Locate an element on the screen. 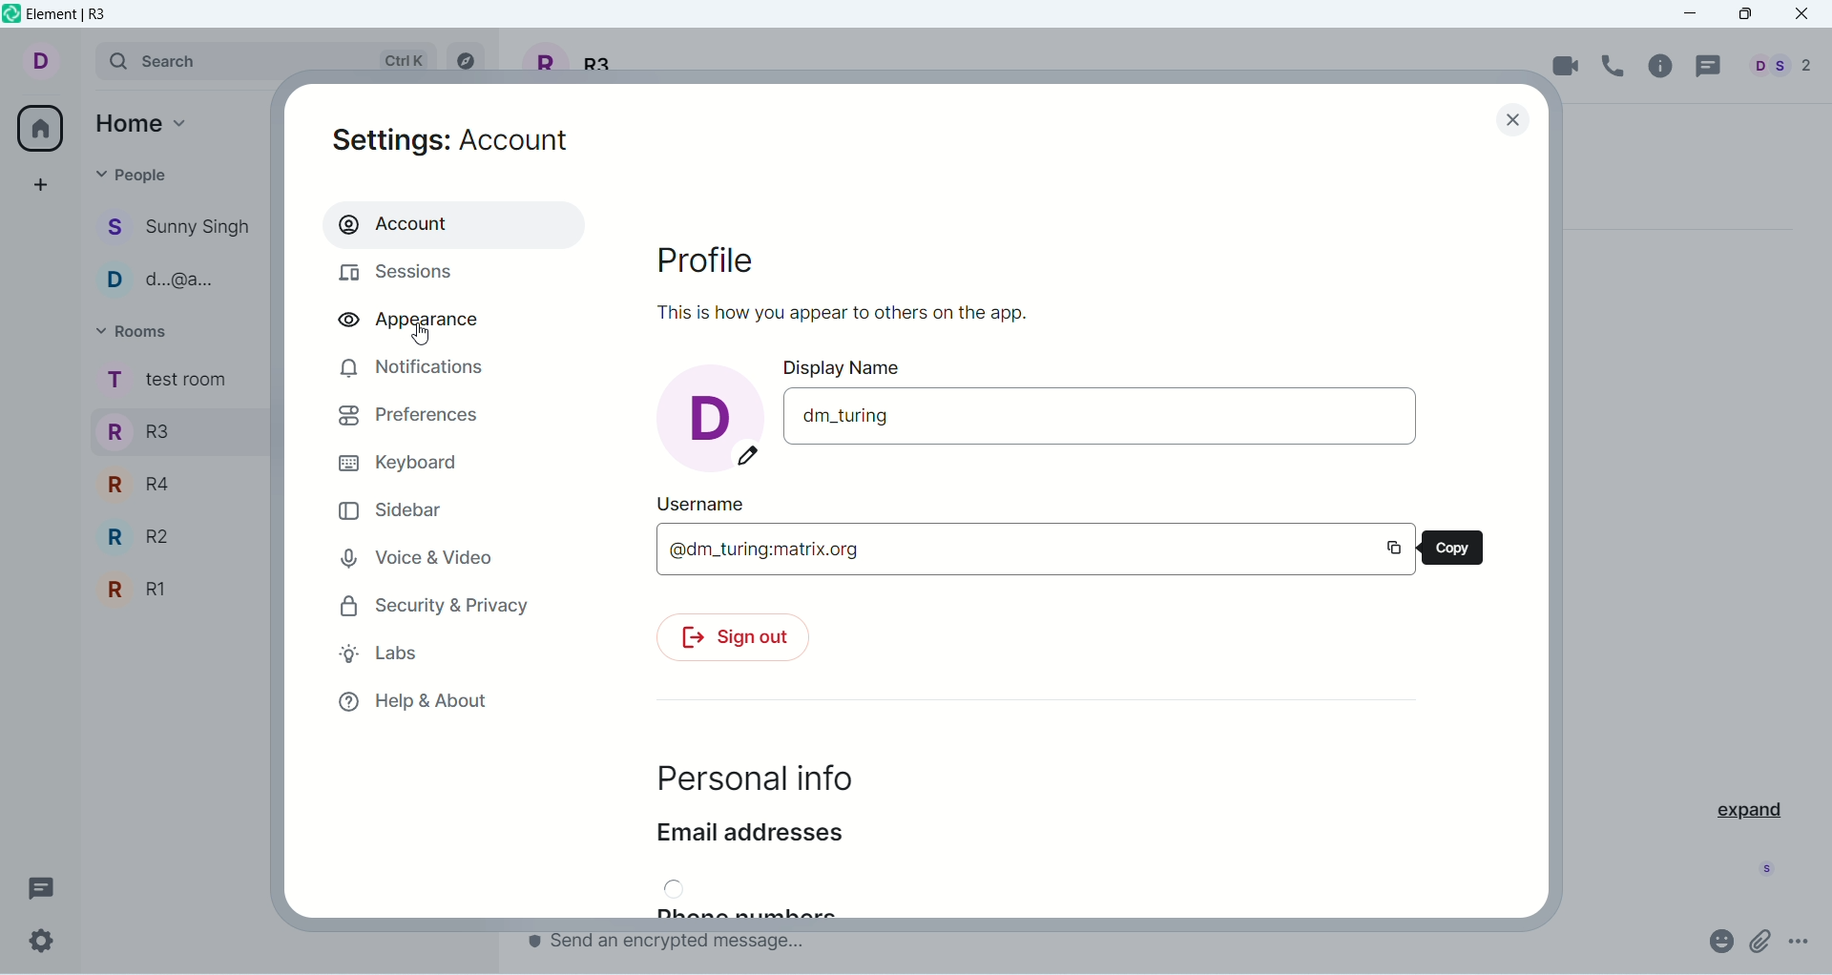 Image resolution: width=1832 pixels, height=975 pixels. attachment is located at coordinates (1761, 941).